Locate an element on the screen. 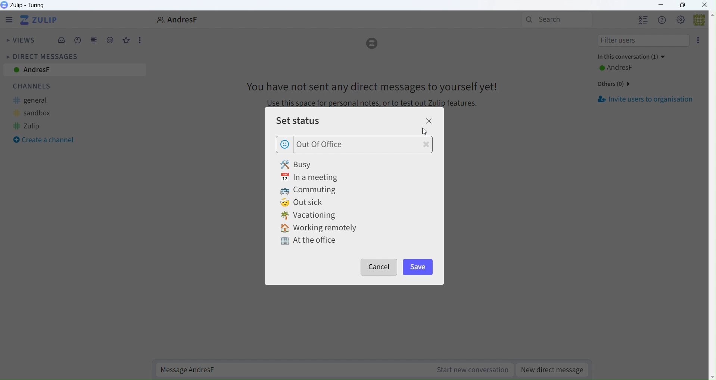  Mentions is located at coordinates (110, 40).